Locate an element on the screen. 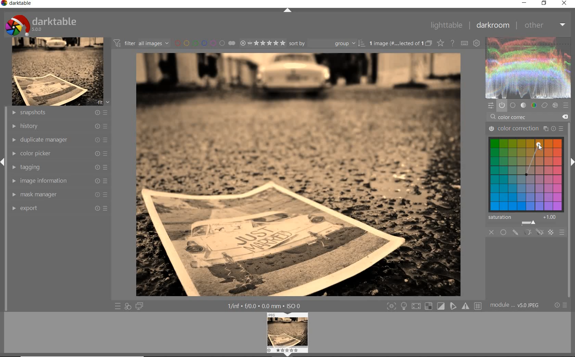  display a second darkroom image window is located at coordinates (139, 306).